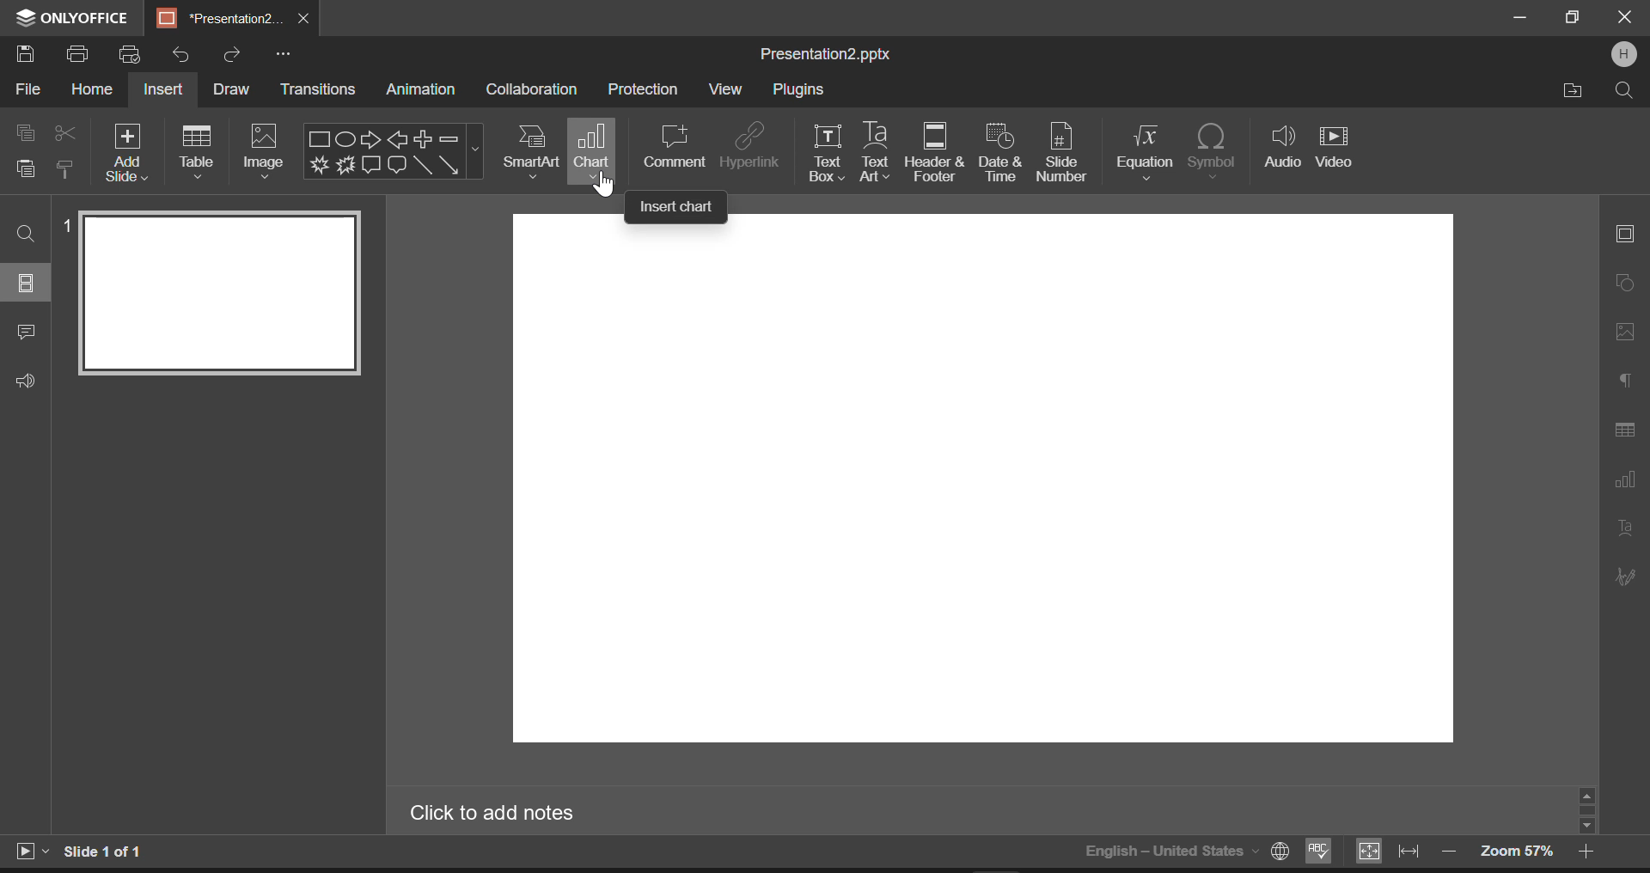 This screenshot has width=1650, height=873. I want to click on Animation, so click(419, 90).